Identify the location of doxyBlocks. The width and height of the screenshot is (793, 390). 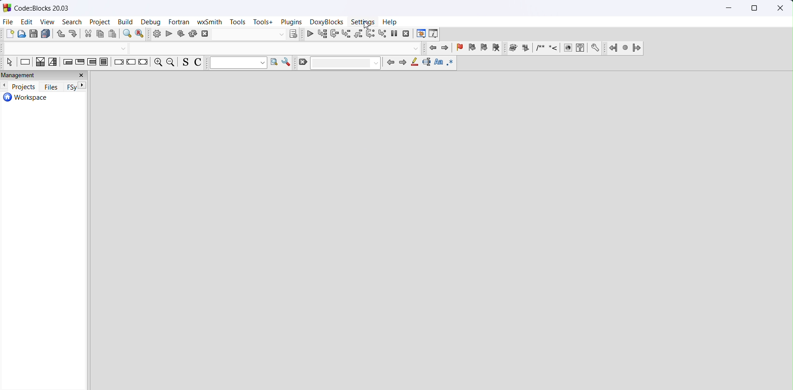
(327, 22).